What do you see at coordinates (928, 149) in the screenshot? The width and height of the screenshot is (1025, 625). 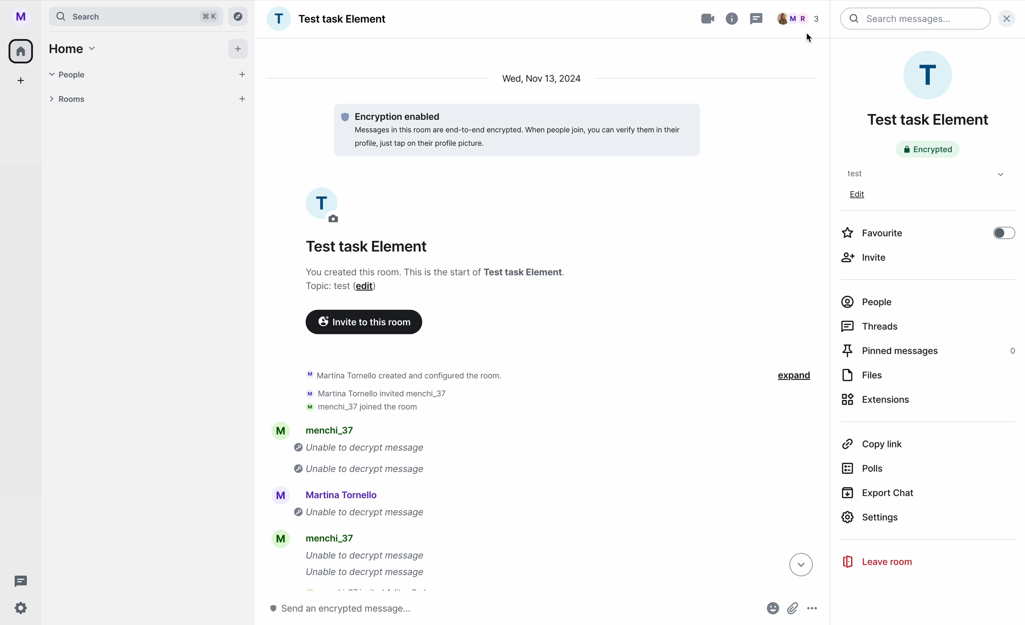 I see `encrypted` at bounding box center [928, 149].